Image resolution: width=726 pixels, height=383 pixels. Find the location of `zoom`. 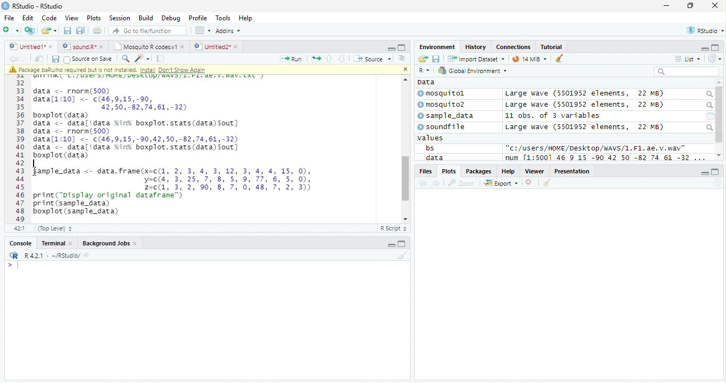

zoom is located at coordinates (462, 182).